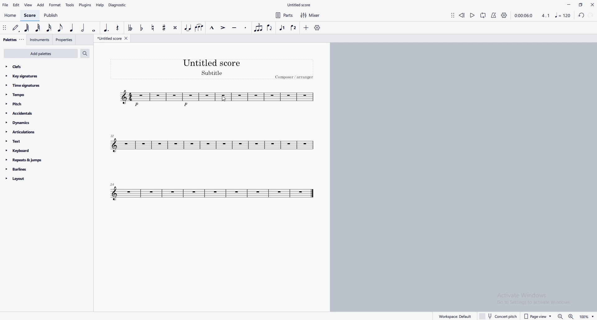 Image resolution: width=597 pixels, height=320 pixels. I want to click on quarter note, so click(72, 28).